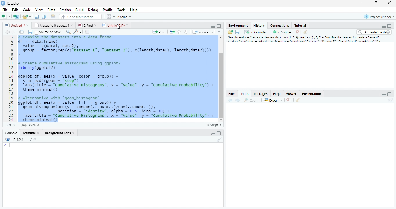 The height and width of the screenshot is (209, 396). What do you see at coordinates (101, 10) in the screenshot?
I see `Debug` at bounding box center [101, 10].